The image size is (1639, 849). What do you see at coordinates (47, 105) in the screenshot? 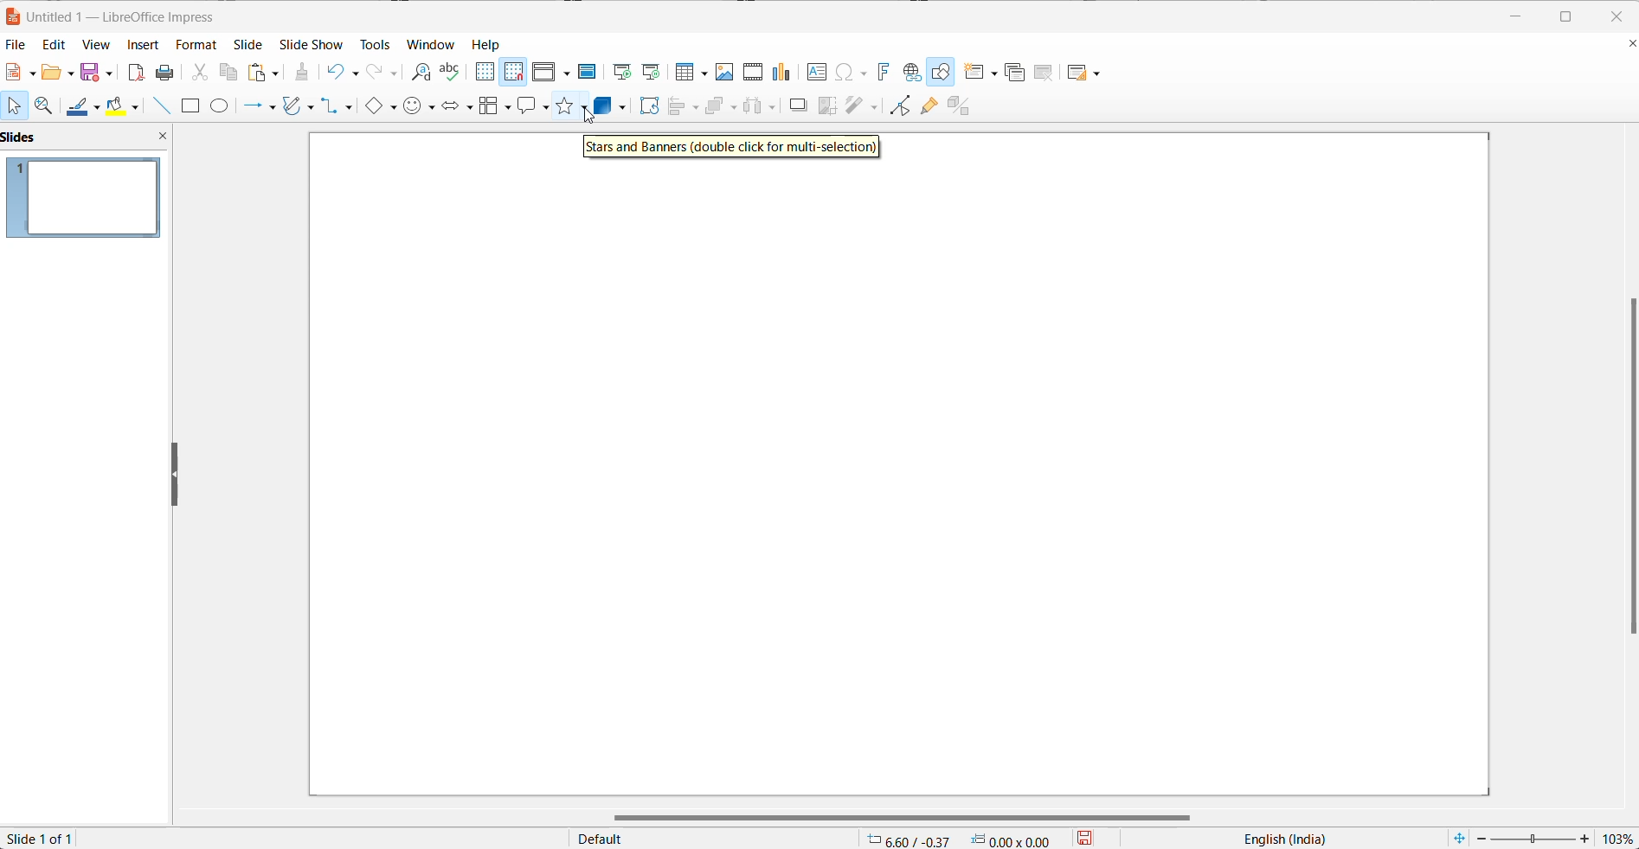
I see `zoom and pan` at bounding box center [47, 105].